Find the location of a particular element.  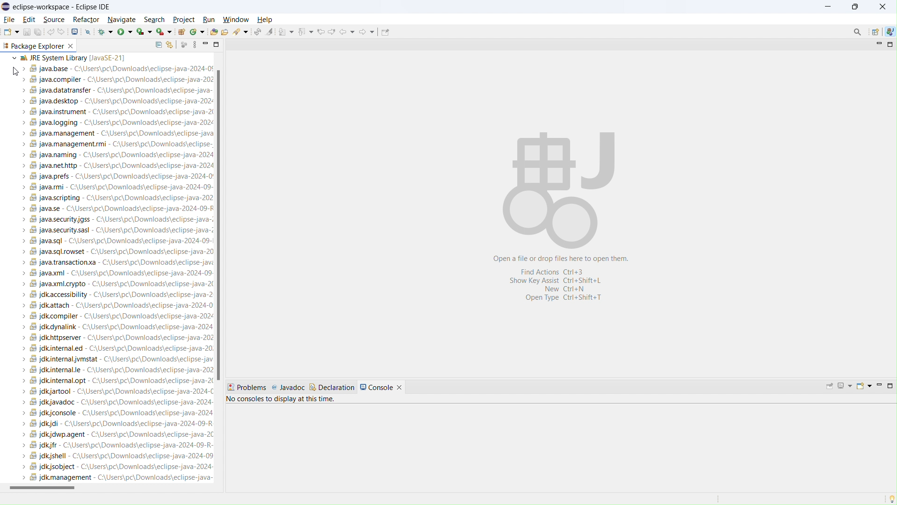

forward is located at coordinates (367, 31).